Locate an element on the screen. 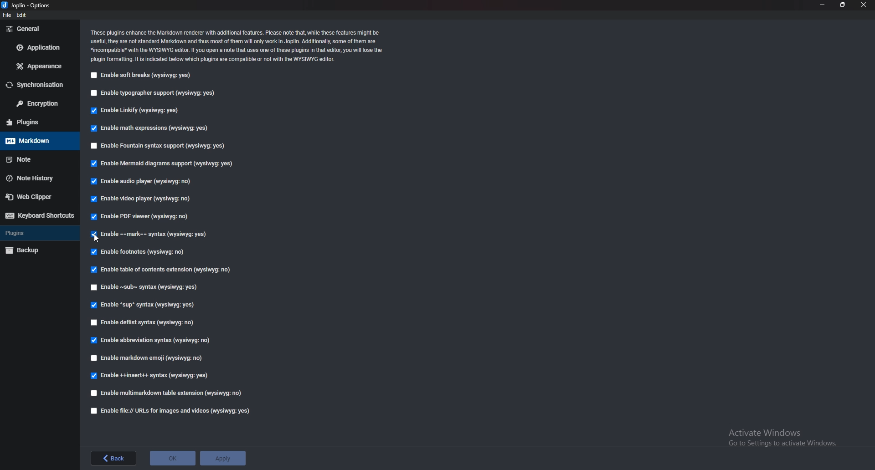 The width and height of the screenshot is (875, 470). apply is located at coordinates (221, 457).